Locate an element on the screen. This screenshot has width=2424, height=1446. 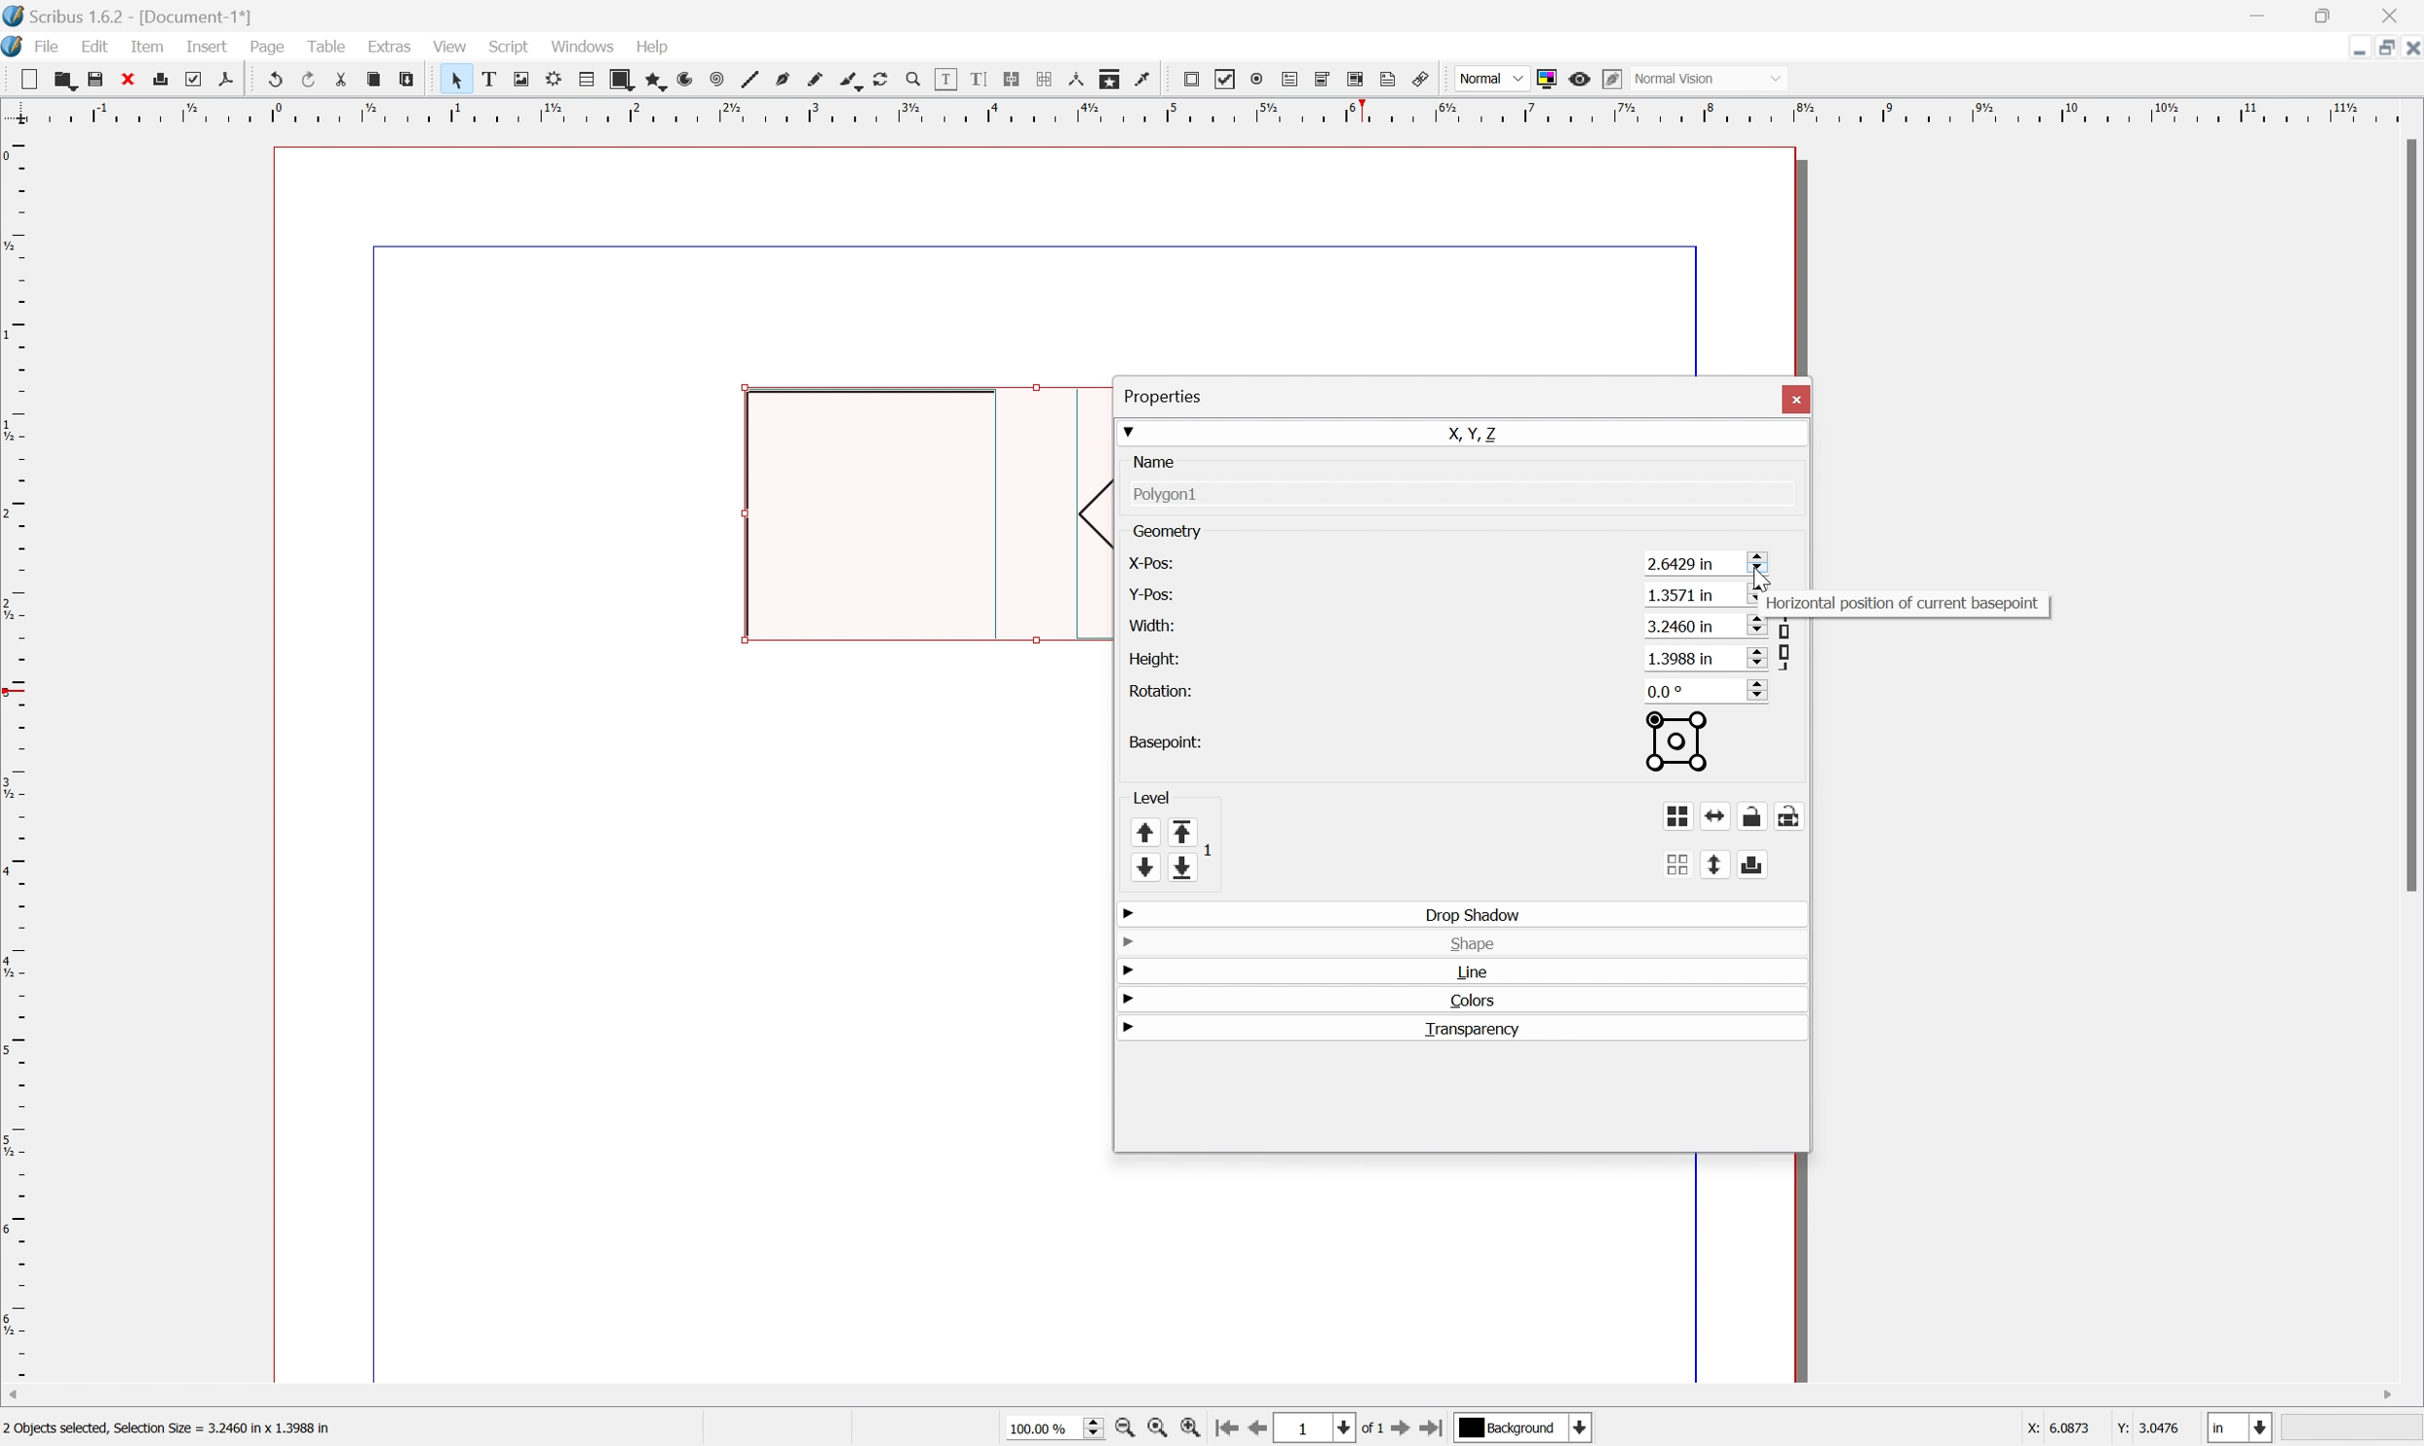
drop down is located at coordinates (1129, 911).